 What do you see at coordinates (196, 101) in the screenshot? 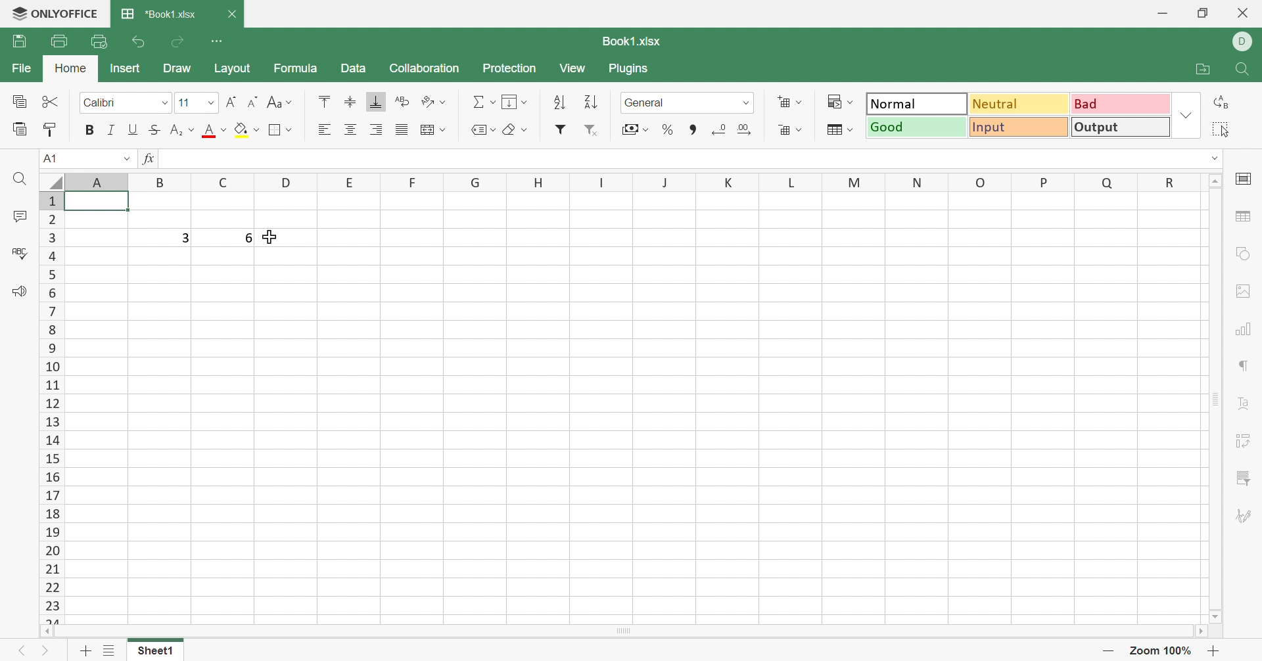
I see `Font size` at bounding box center [196, 101].